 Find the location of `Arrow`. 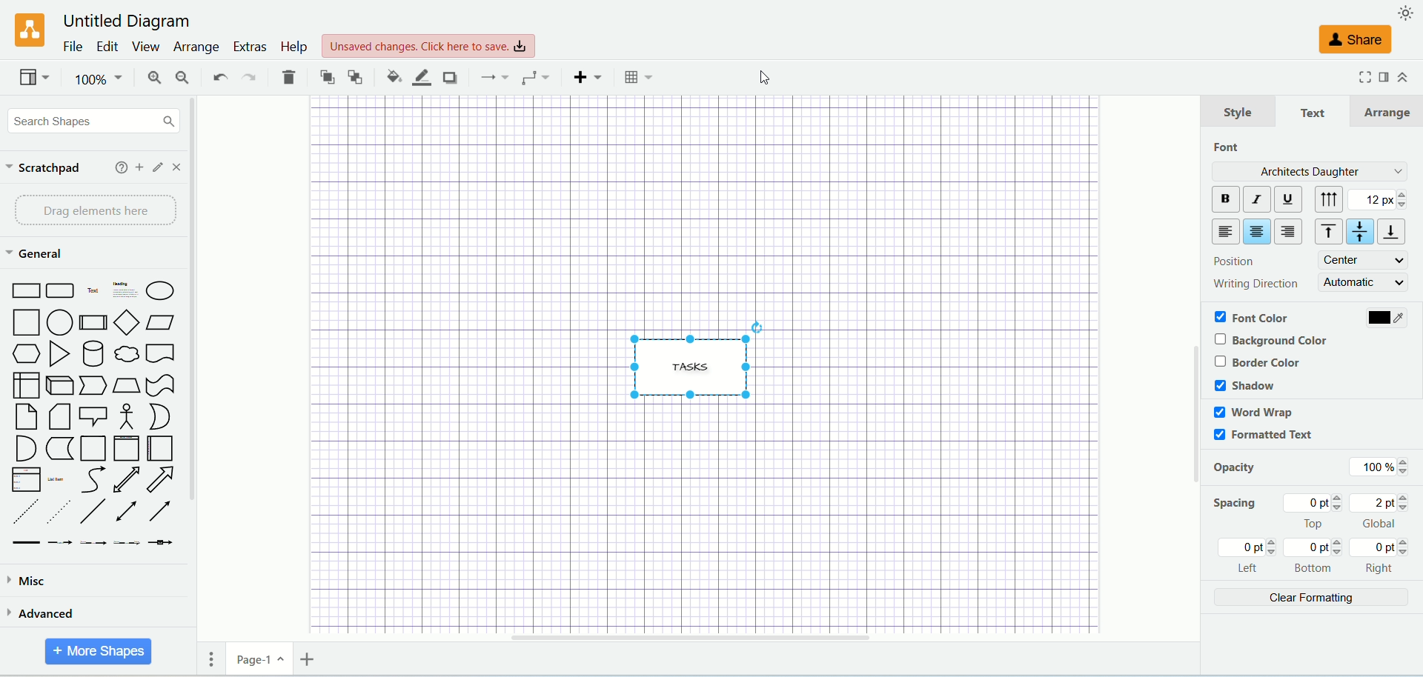

Arrow is located at coordinates (161, 479).